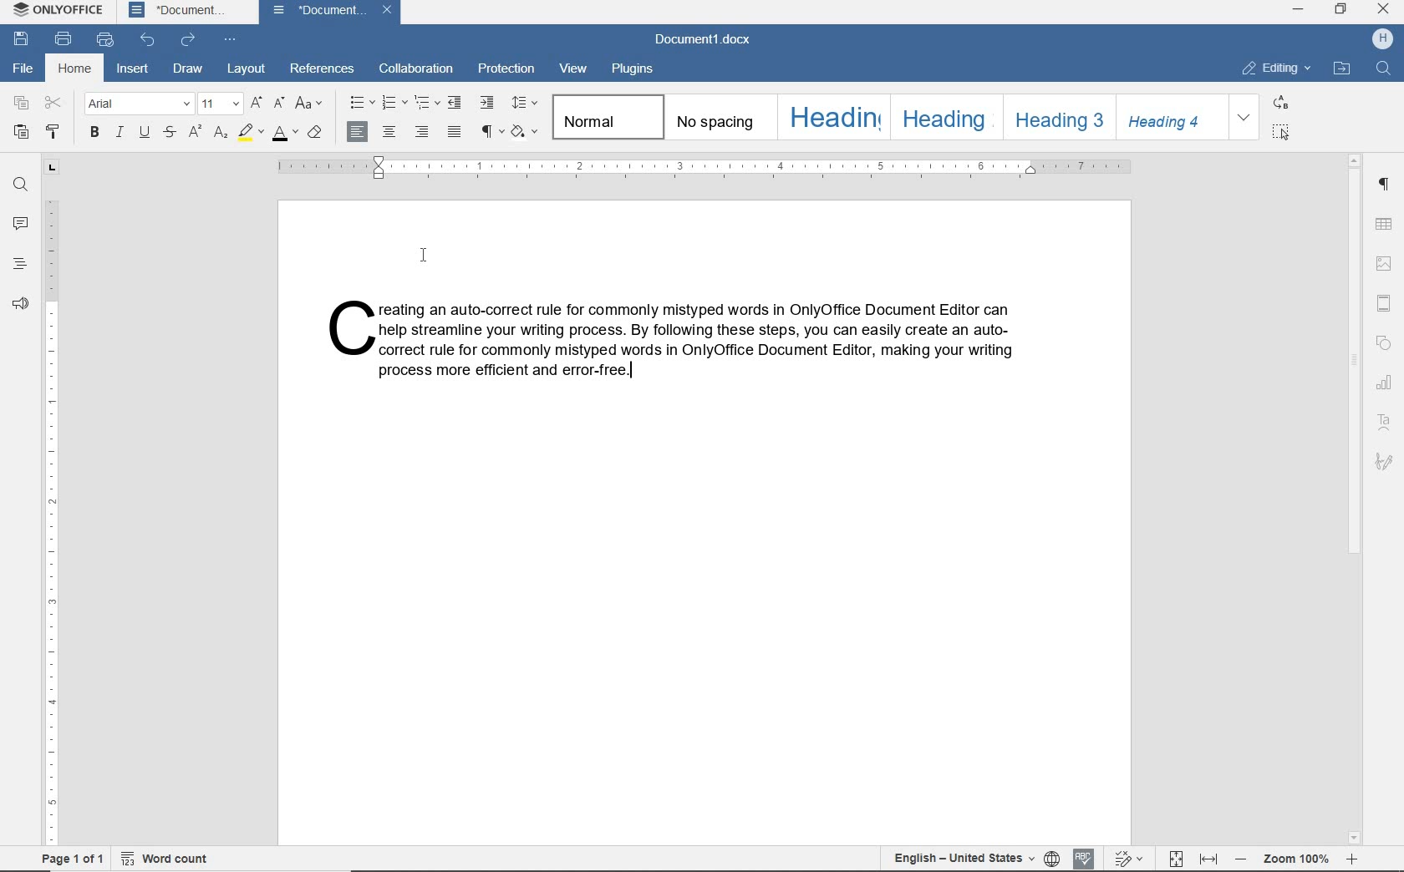 The height and width of the screenshot is (872, 1404). What do you see at coordinates (252, 132) in the screenshot?
I see `HIGHLIGHT COLOR` at bounding box center [252, 132].